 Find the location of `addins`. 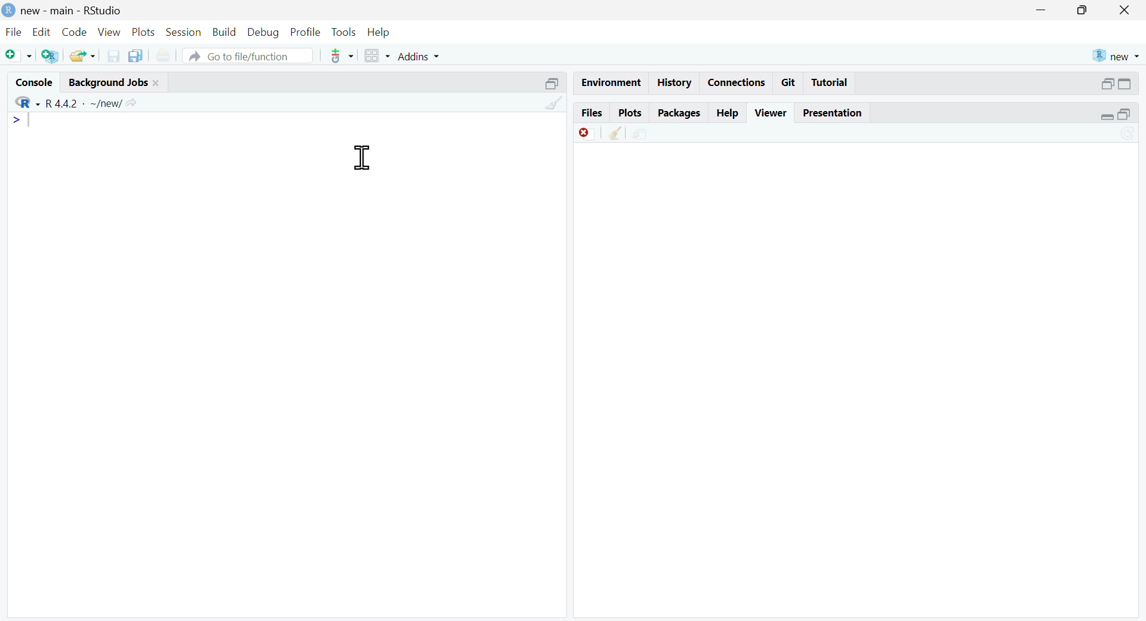

addins is located at coordinates (421, 56).